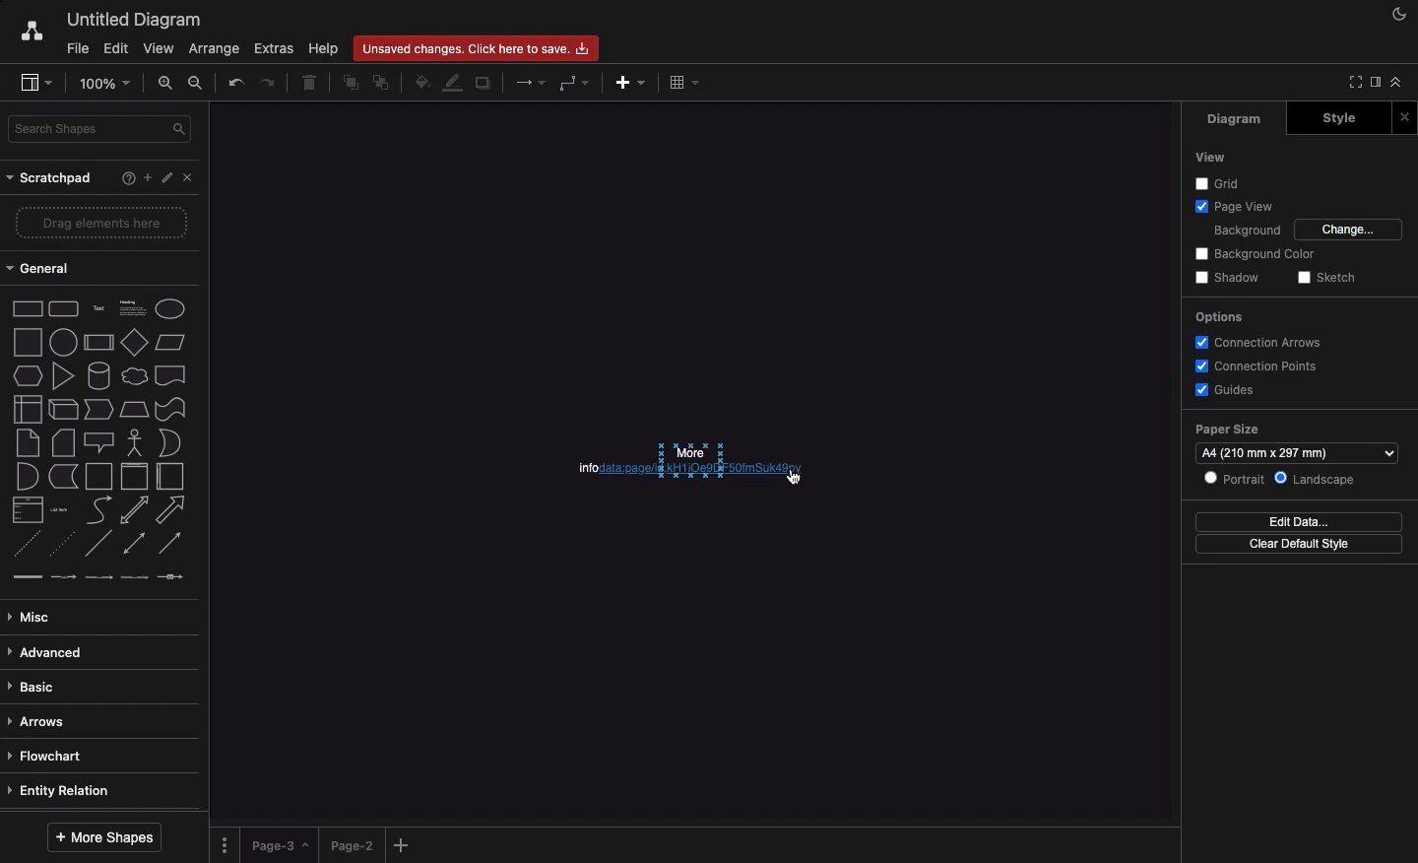 The image size is (1418, 863). Describe the element at coordinates (1231, 277) in the screenshot. I see `Shadow` at that location.